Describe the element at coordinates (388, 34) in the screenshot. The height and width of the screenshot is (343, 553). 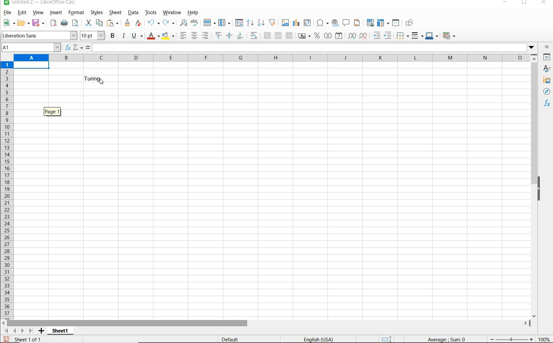
I see `DECREASE INDENT` at that location.